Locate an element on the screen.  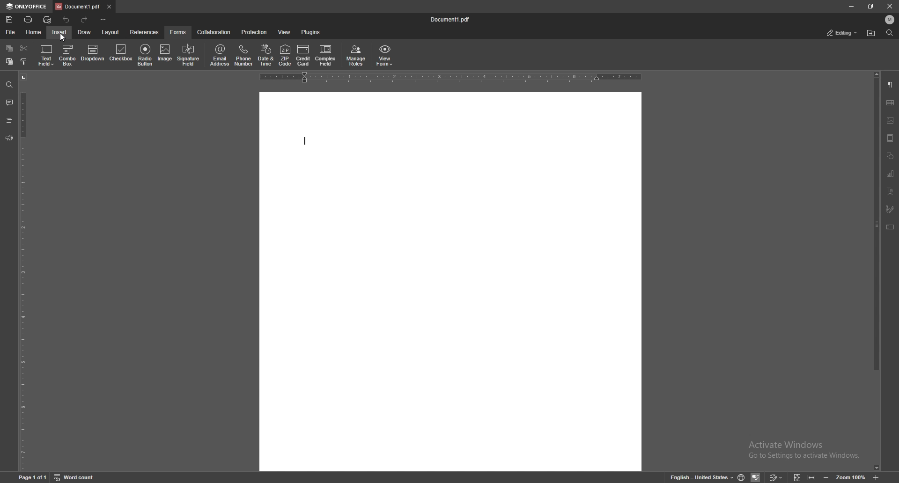
email address is located at coordinates (221, 56).